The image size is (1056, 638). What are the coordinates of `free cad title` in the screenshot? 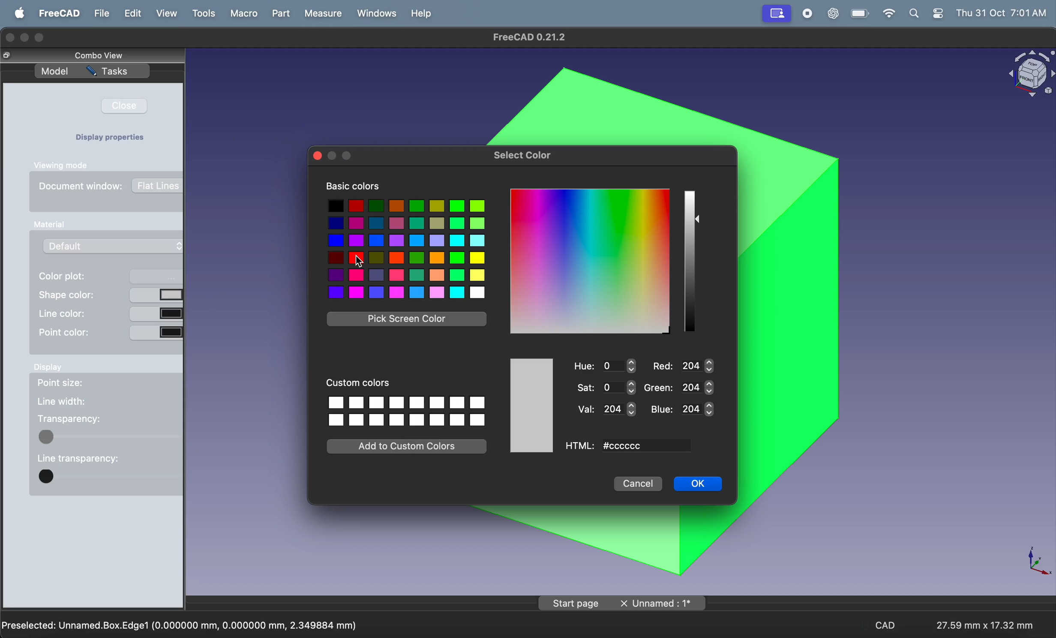 It's located at (533, 37).